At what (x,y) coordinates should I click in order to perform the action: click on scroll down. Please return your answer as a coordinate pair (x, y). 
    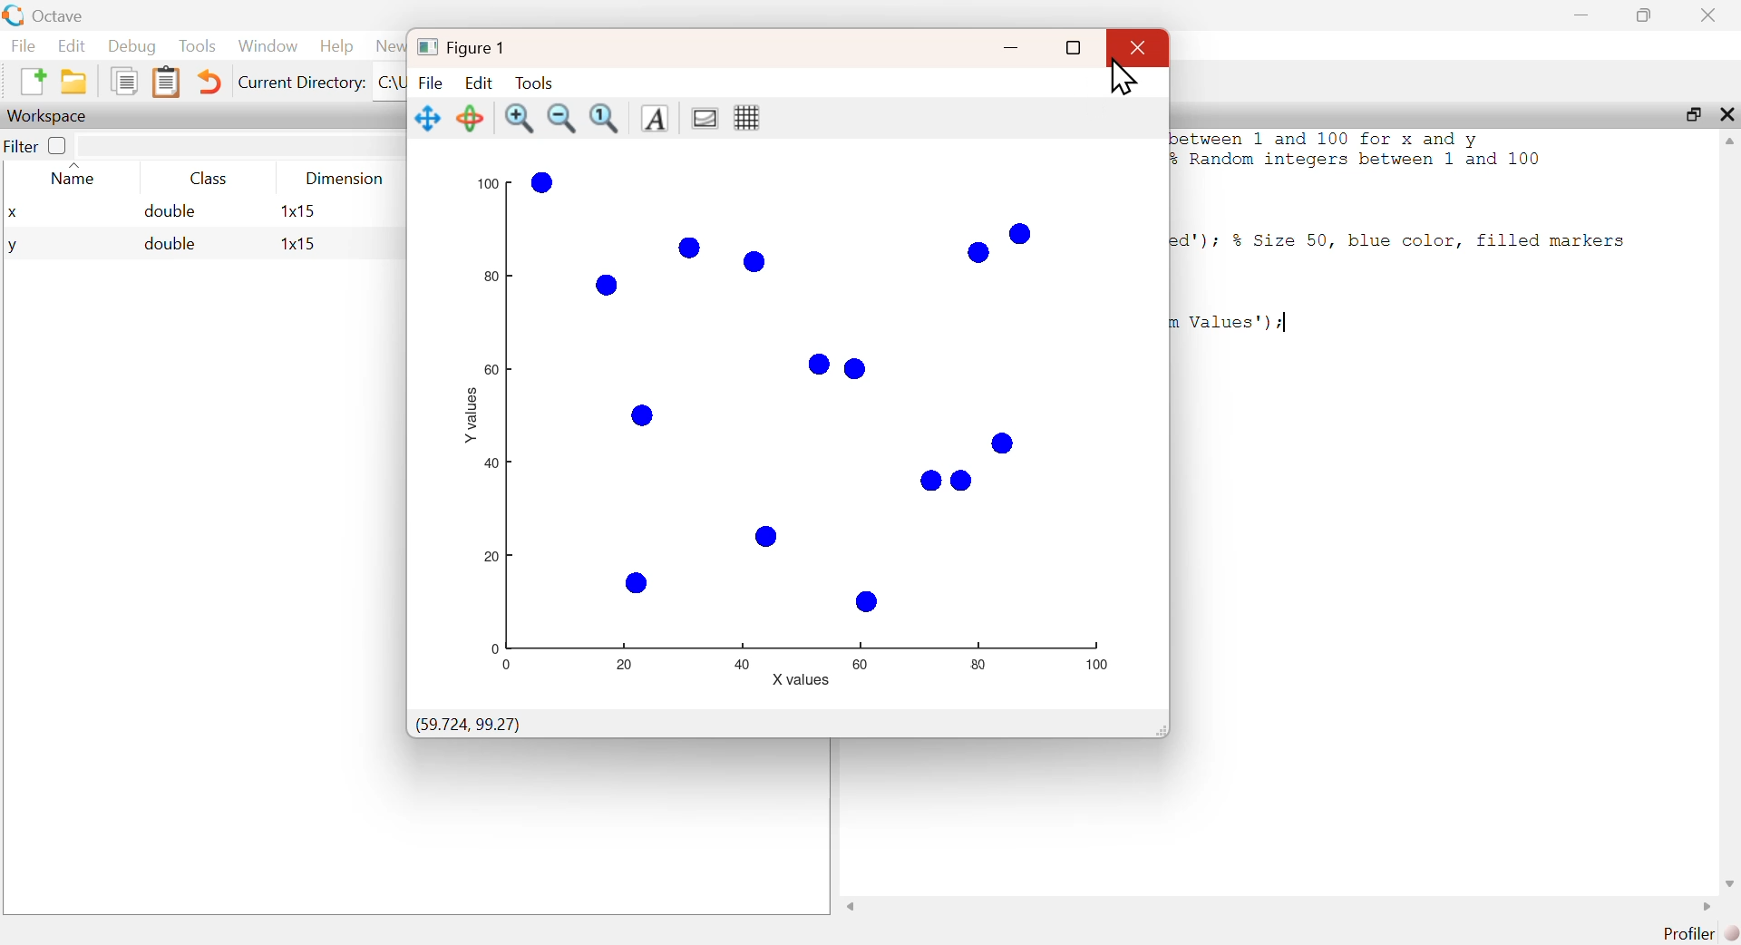
    Looking at the image, I should click on (1727, 885).